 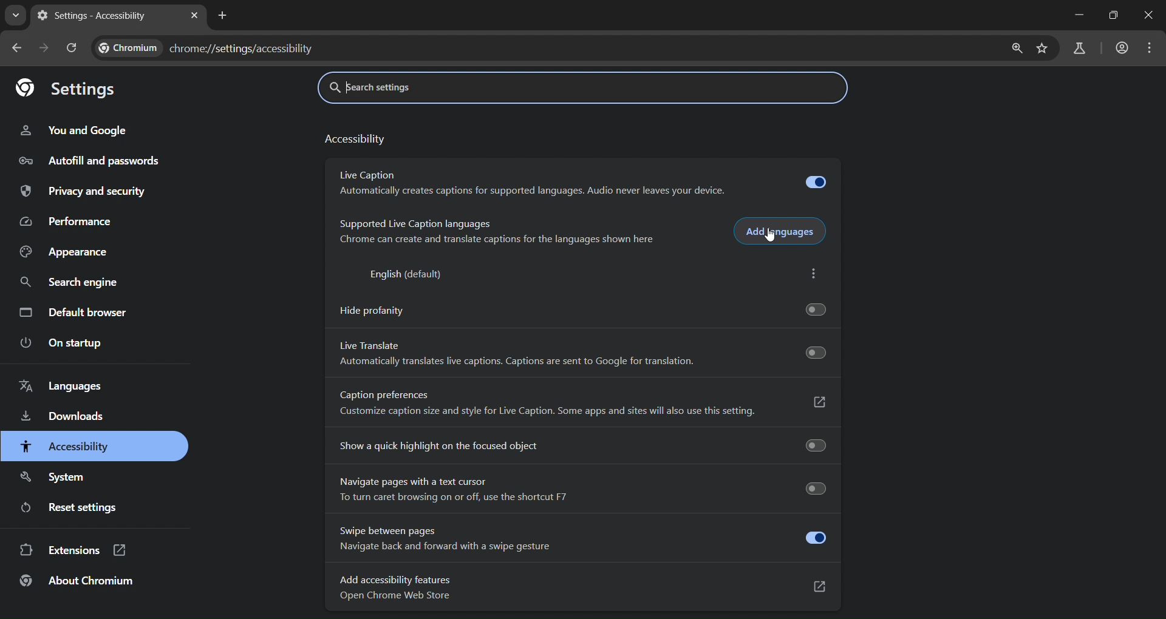 I want to click on Navigate pages with a text cursor ®
To turn caret browsing on or off, use the shortcut F7 -, so click(x=582, y=488).